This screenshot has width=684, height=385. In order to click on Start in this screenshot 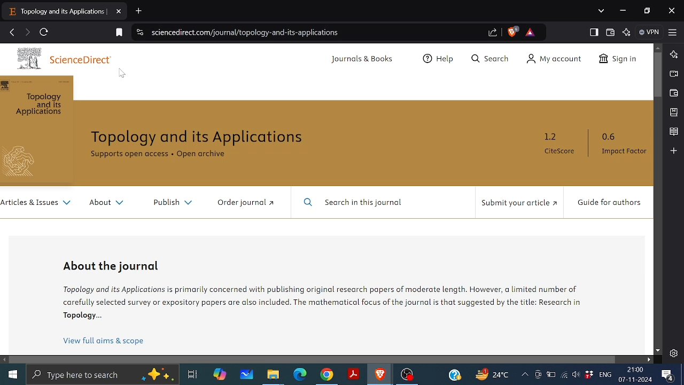, I will do `click(13, 375)`.